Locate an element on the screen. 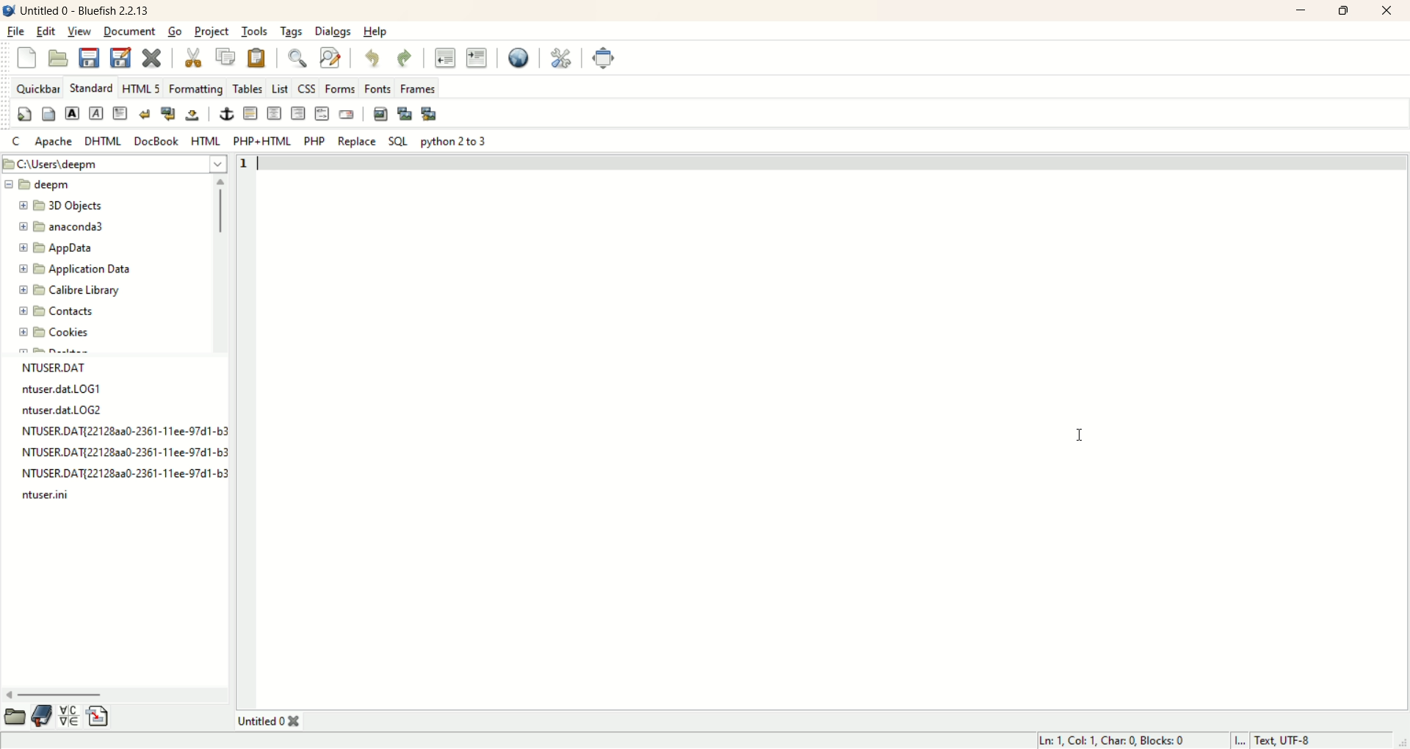 This screenshot has width=1410, height=749. break and clean is located at coordinates (168, 115).